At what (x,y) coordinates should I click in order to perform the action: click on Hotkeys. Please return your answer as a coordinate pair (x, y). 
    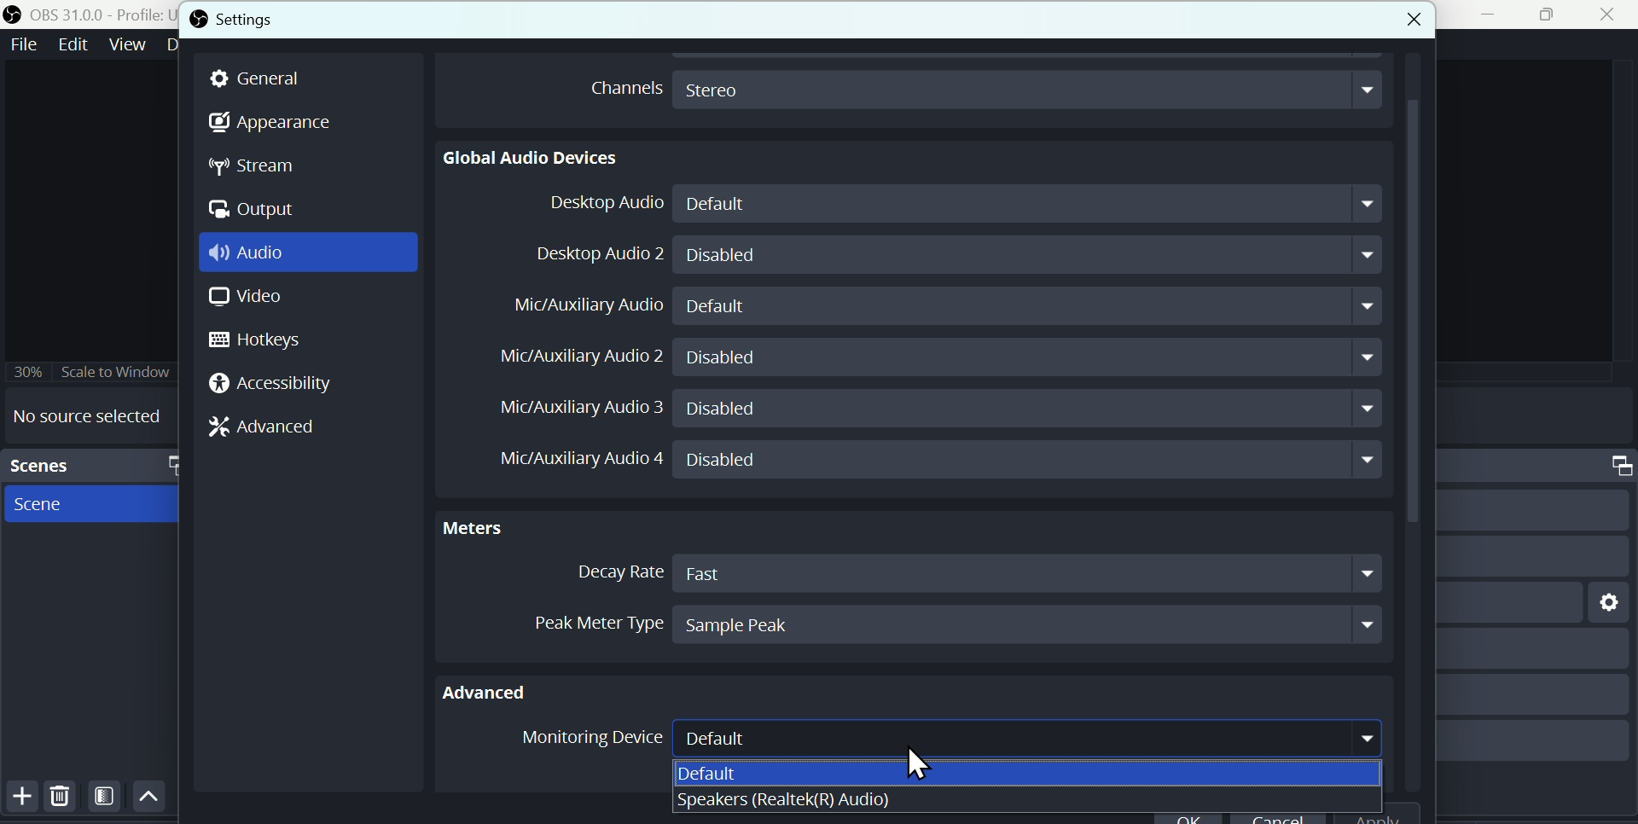
    Looking at the image, I should click on (267, 341).